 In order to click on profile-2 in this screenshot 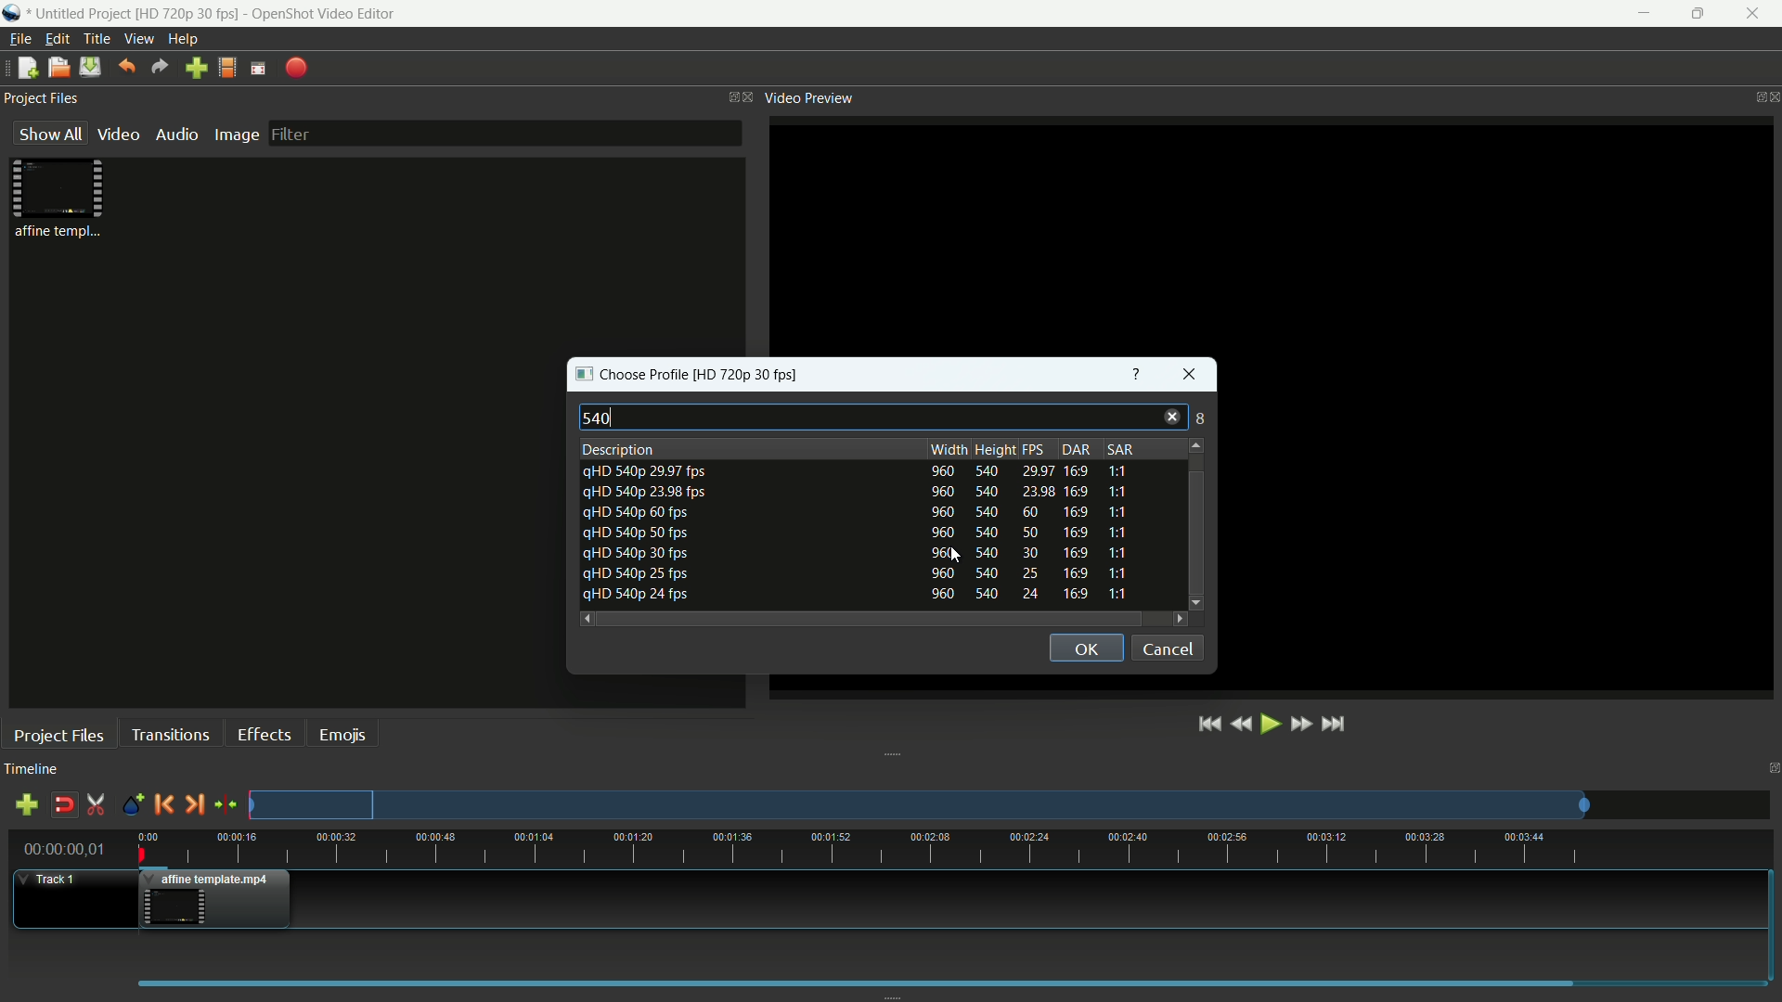, I will do `click(862, 492)`.